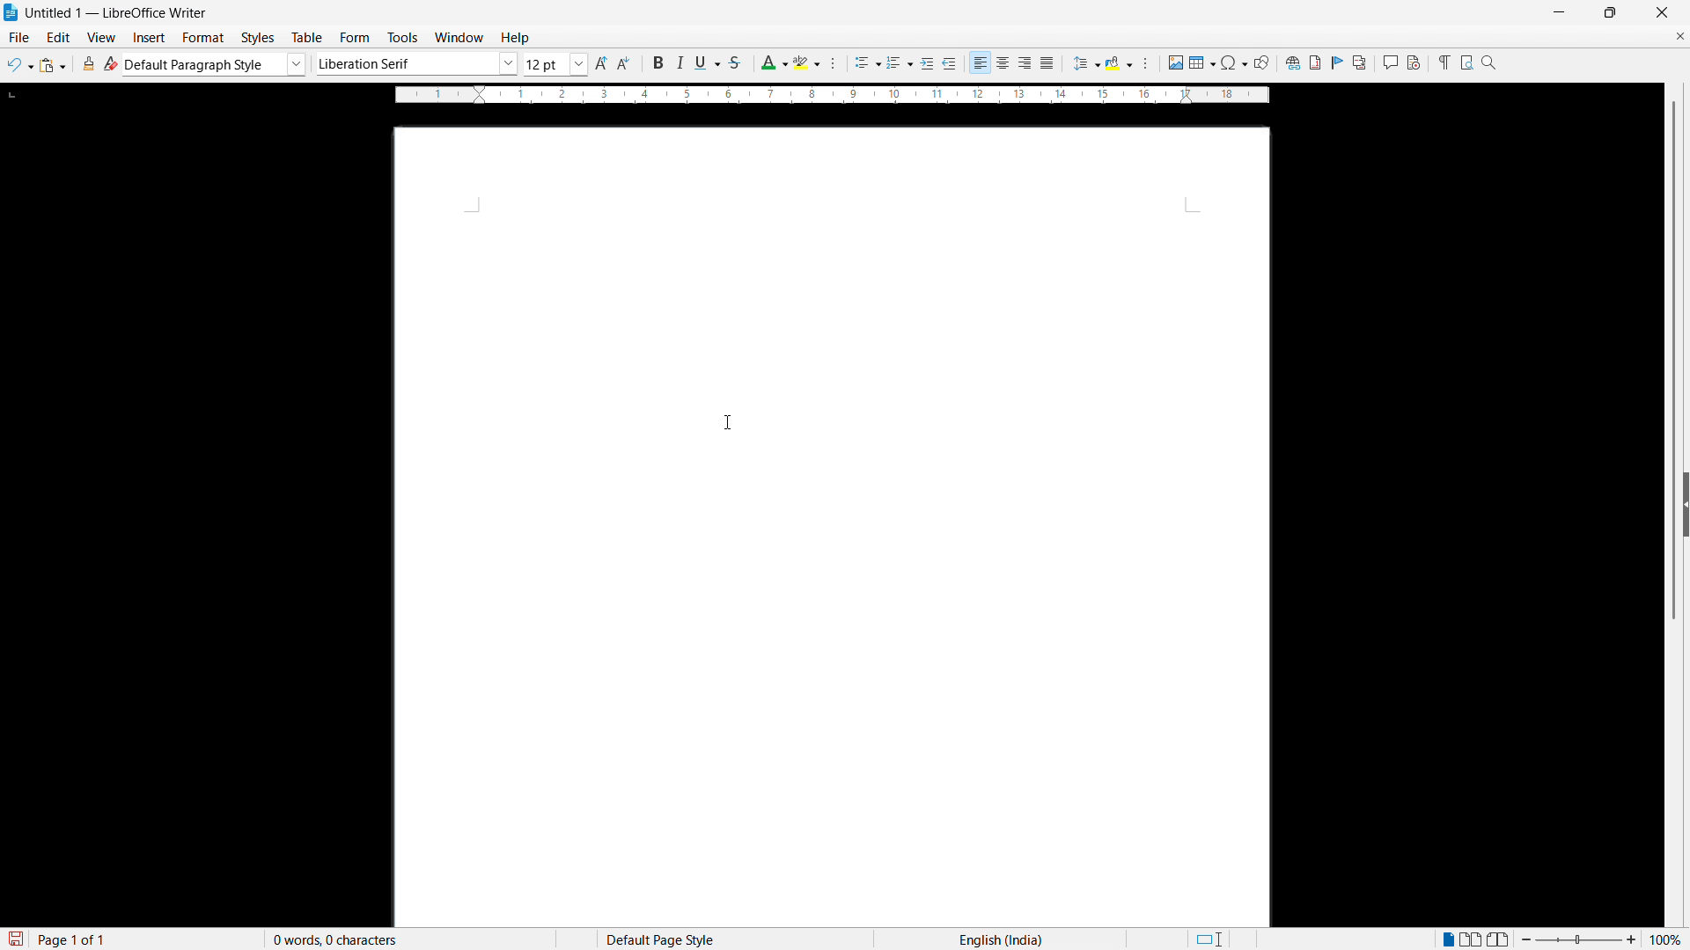 The width and height of the screenshot is (1690, 950). What do you see at coordinates (18, 37) in the screenshot?
I see `file` at bounding box center [18, 37].